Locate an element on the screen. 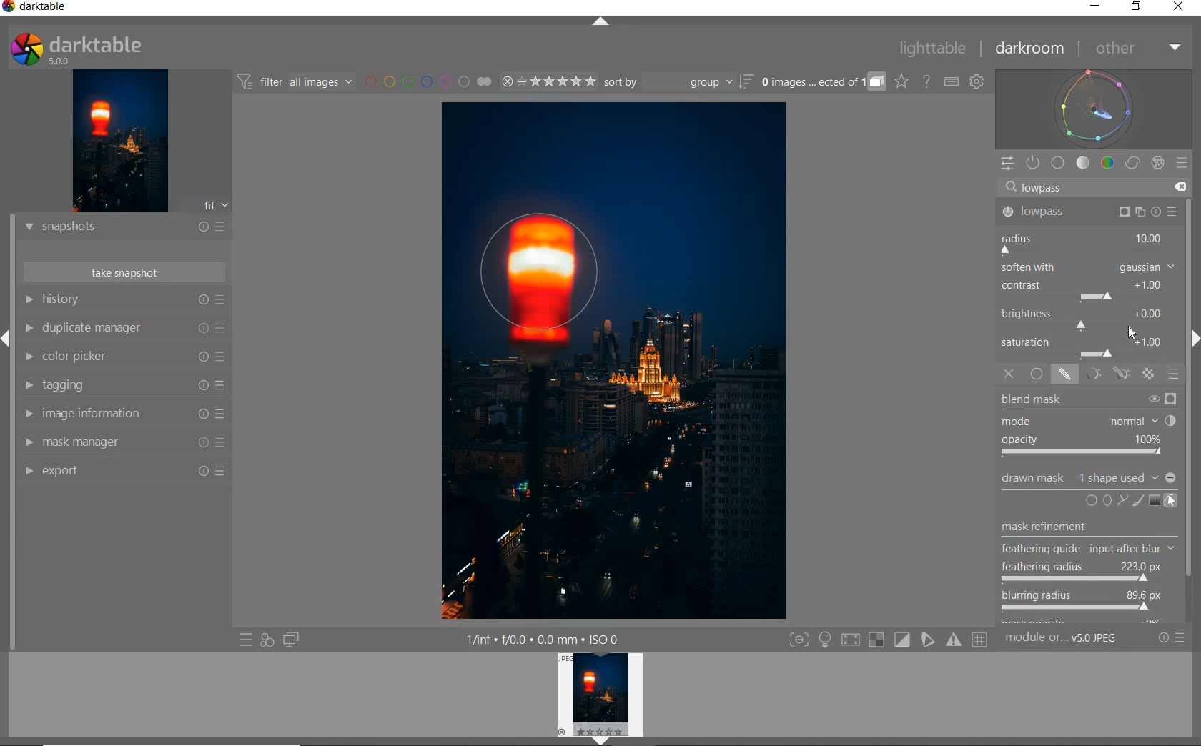 This screenshot has height=746, width=1201. ADD CIRCLE, ELLIPSE OR PATH is located at coordinates (1104, 499).